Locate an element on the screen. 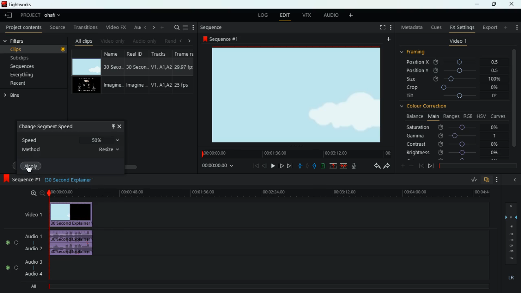  back is located at coordinates (374, 166).